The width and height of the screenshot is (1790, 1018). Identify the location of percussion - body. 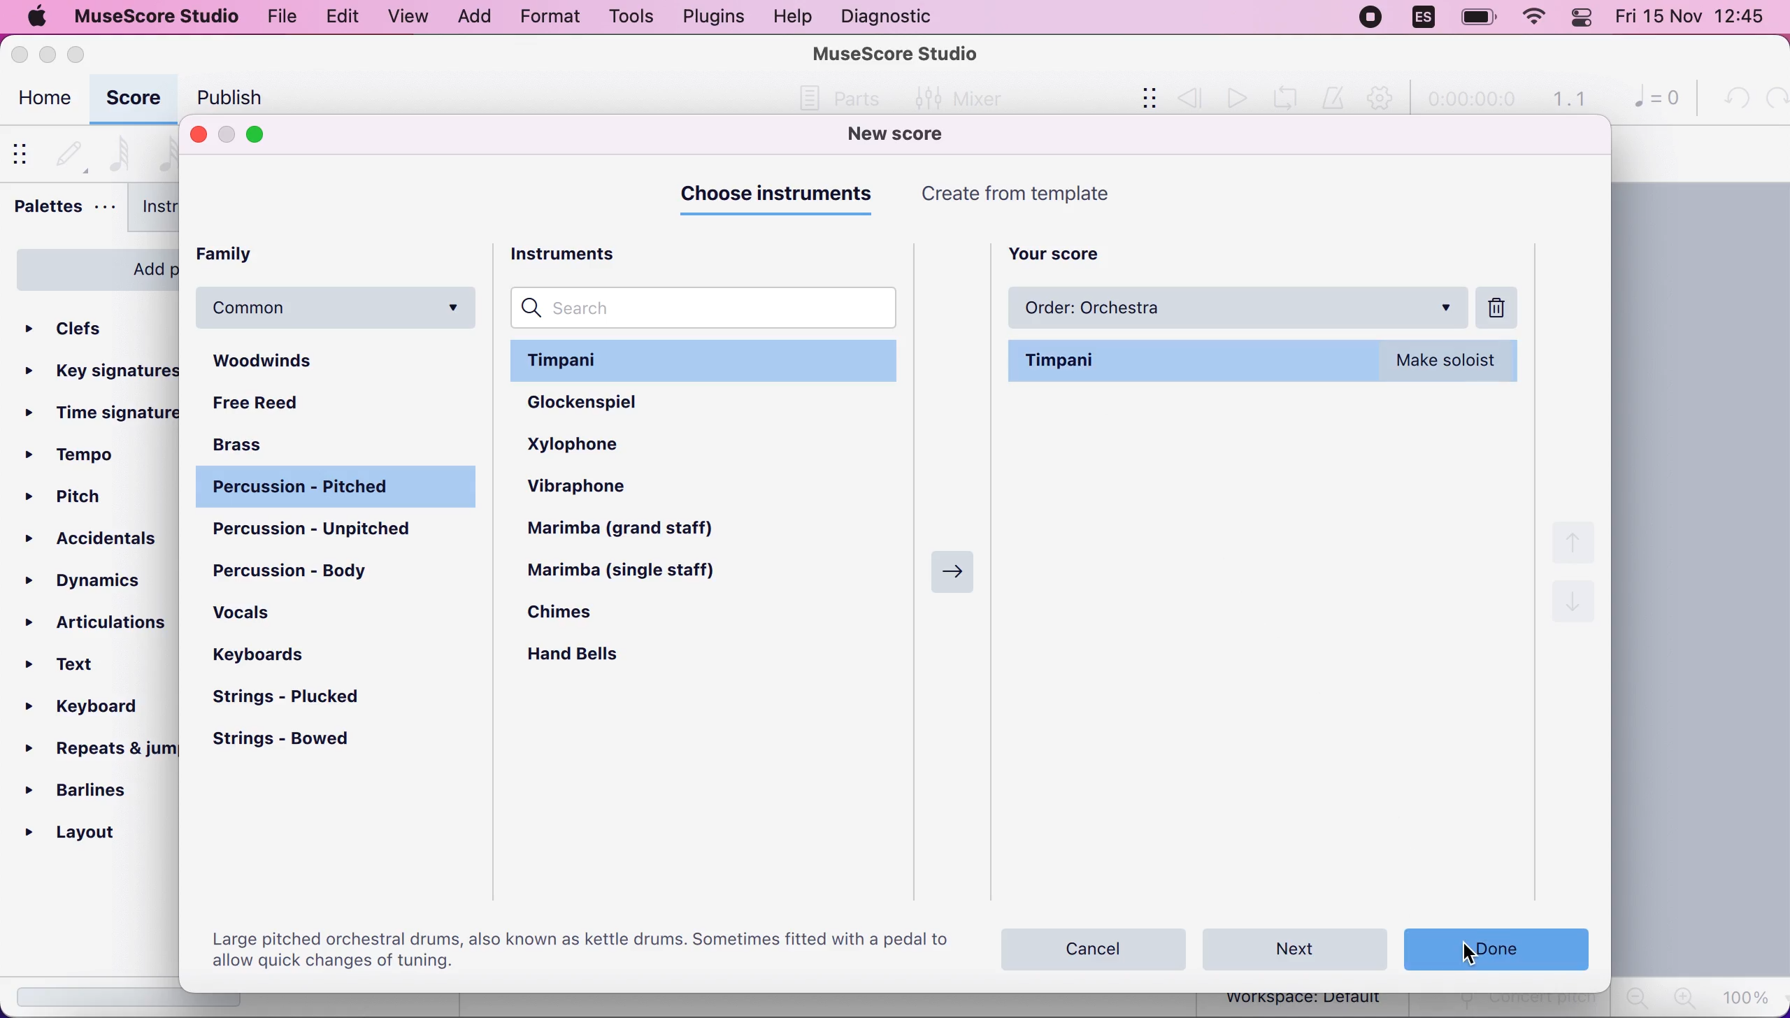
(304, 570).